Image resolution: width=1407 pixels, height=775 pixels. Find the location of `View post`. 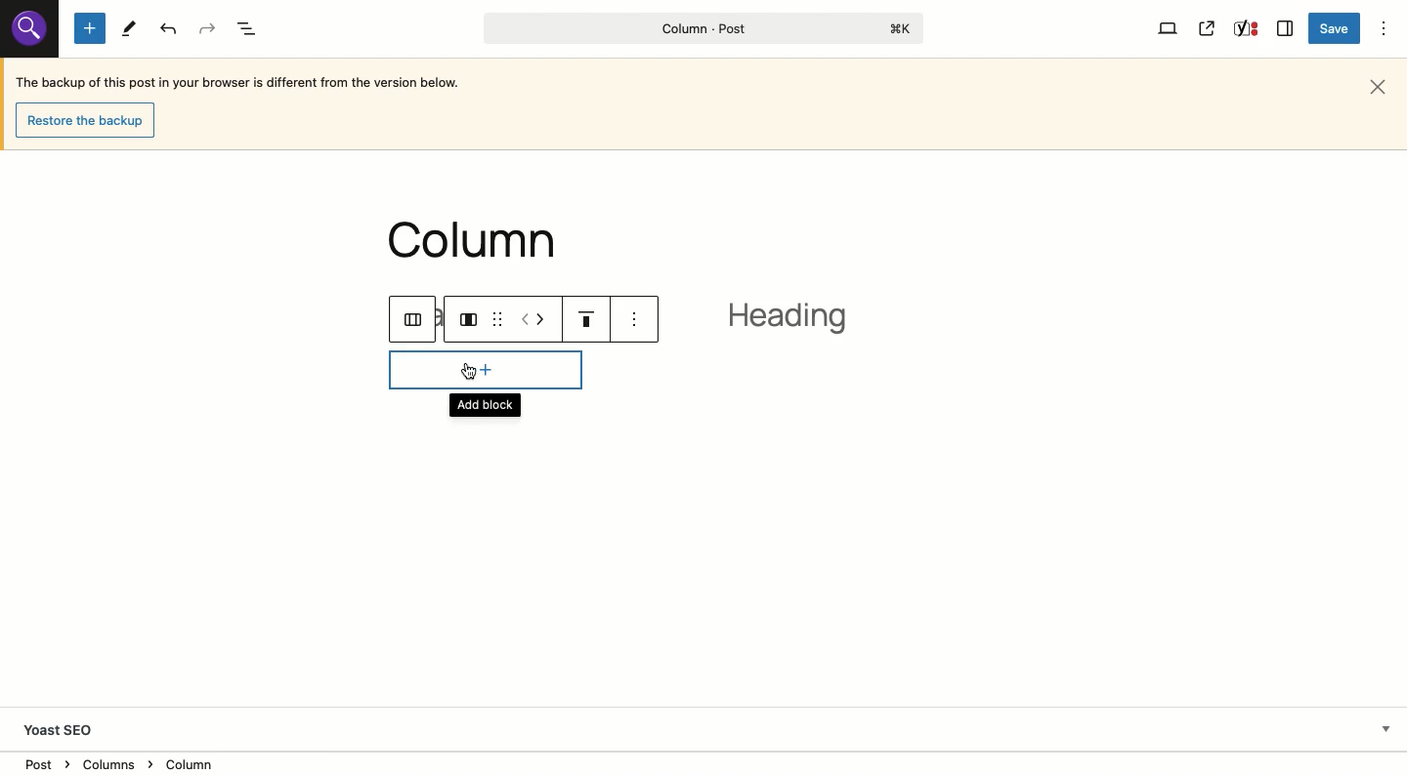

View post is located at coordinates (1208, 28).